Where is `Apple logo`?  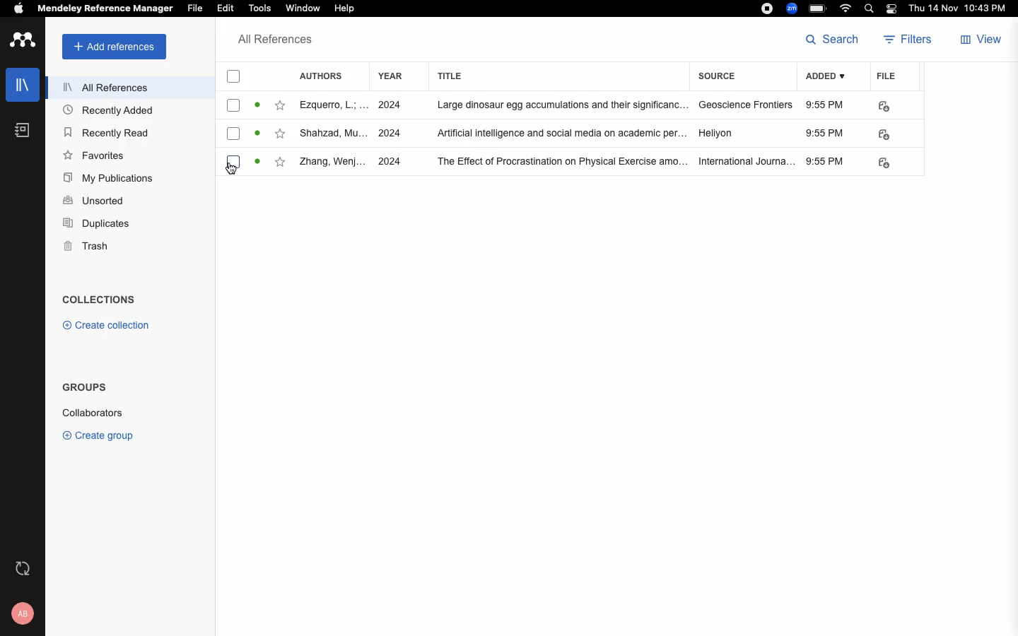 Apple logo is located at coordinates (18, 8).